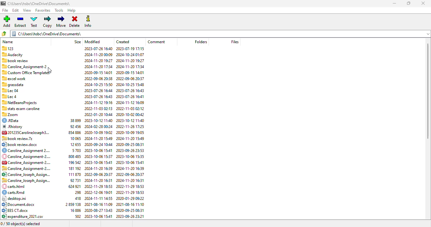 The height and width of the screenshot is (227, 431). What do you see at coordinates (73, 174) in the screenshot?
I see `111870` at bounding box center [73, 174].